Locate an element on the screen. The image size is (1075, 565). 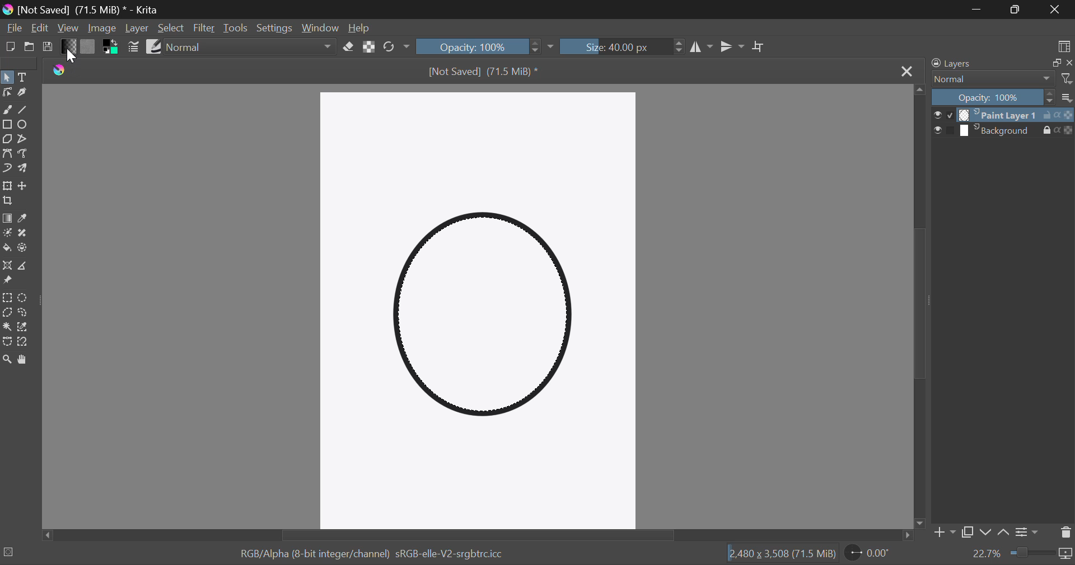
Pattern is located at coordinates (88, 47).